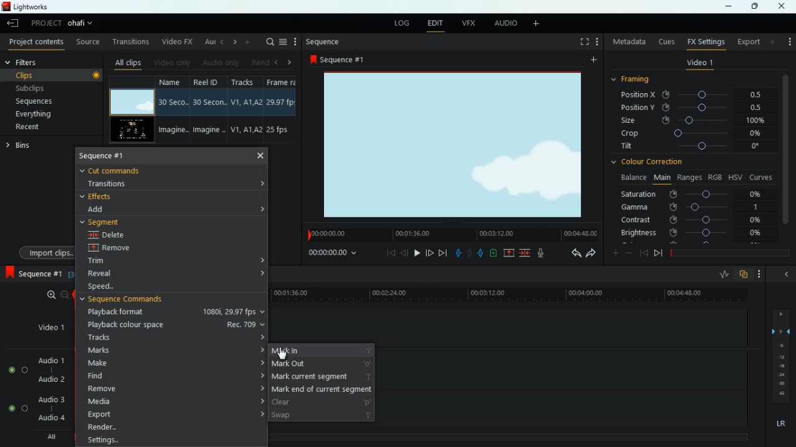 The width and height of the screenshot is (796, 447). Describe the element at coordinates (779, 424) in the screenshot. I see `lr` at that location.